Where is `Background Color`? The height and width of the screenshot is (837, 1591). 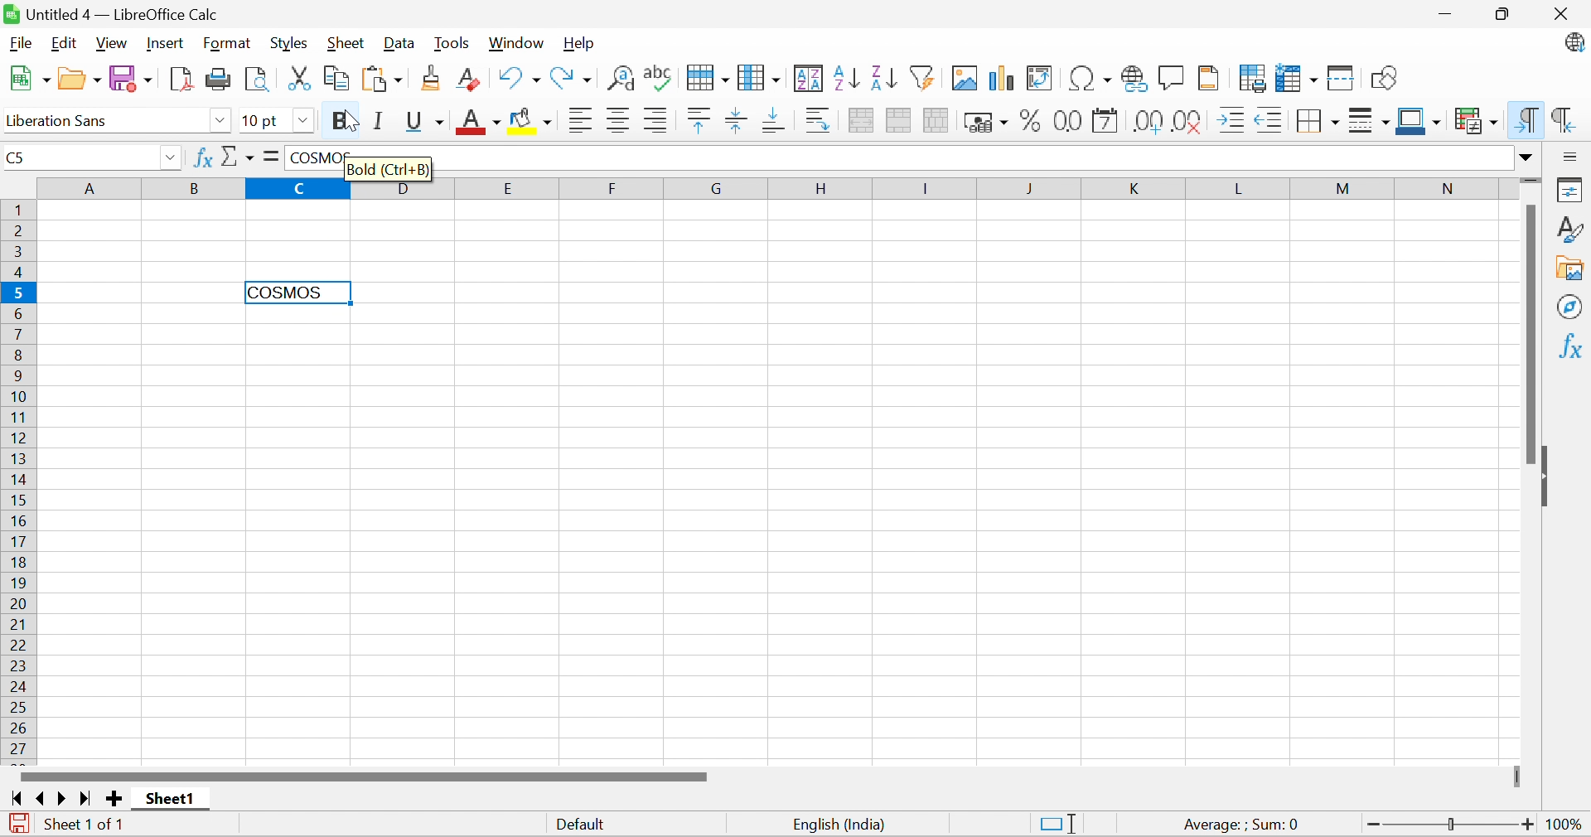
Background Color is located at coordinates (530, 121).